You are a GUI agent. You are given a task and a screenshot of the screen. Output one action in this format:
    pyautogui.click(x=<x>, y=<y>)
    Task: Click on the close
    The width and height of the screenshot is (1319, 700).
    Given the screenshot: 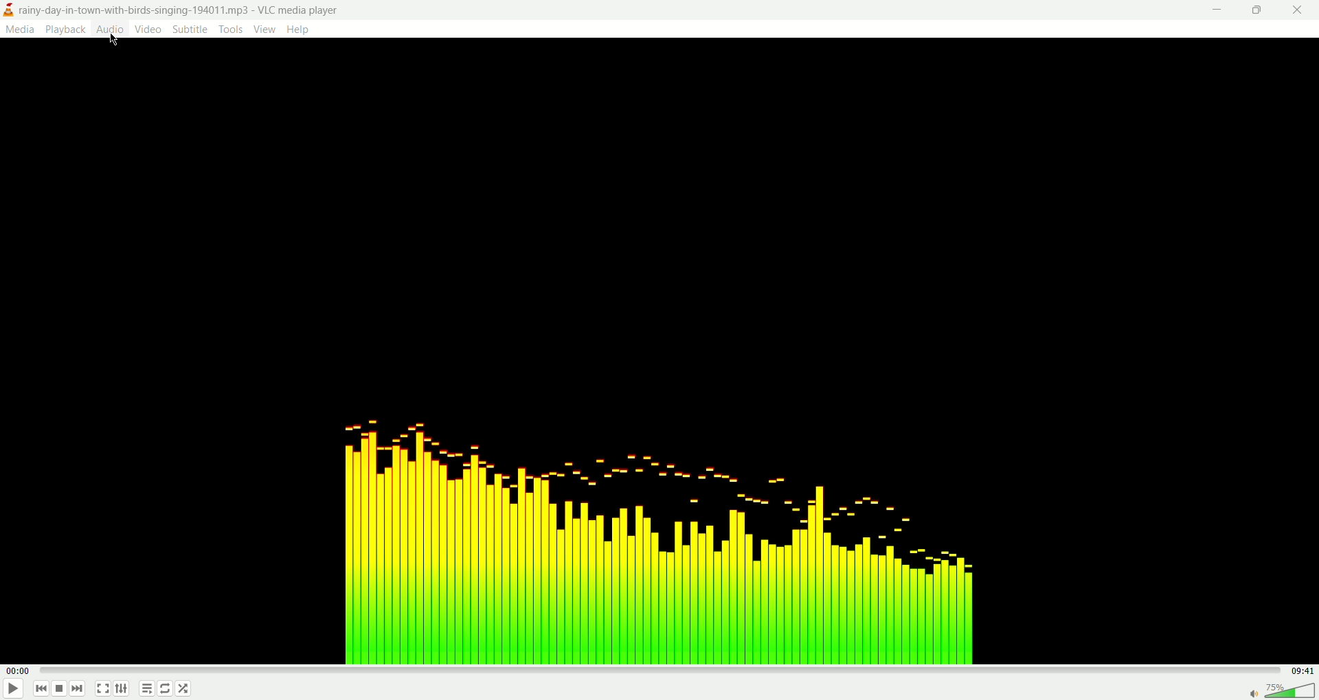 What is the action you would take?
    pyautogui.click(x=1304, y=10)
    